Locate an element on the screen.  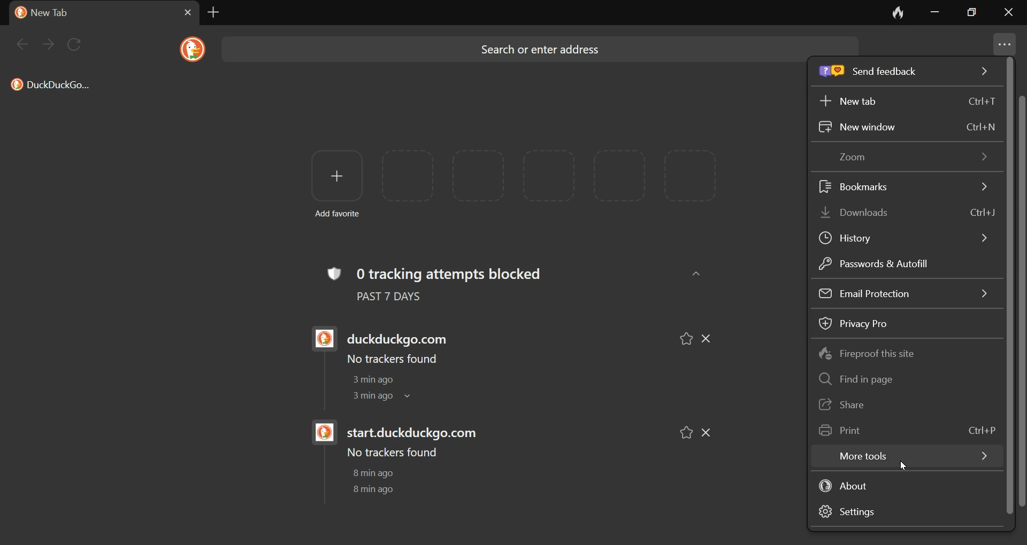
Fireproof this site is located at coordinates (867, 355).